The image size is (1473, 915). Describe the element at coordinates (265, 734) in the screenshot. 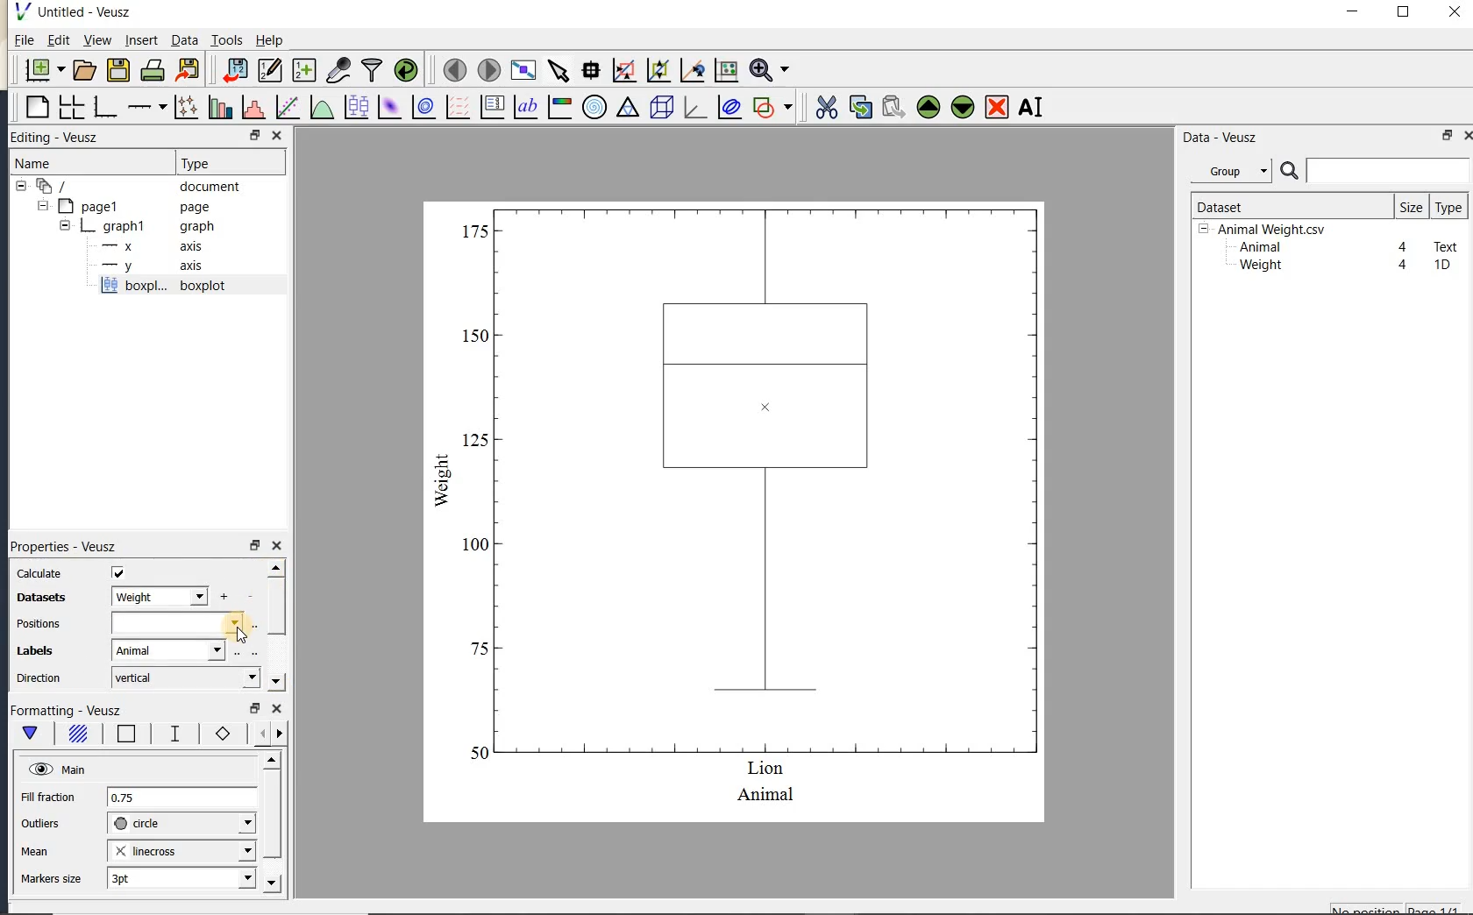

I see `minor ticks` at that location.